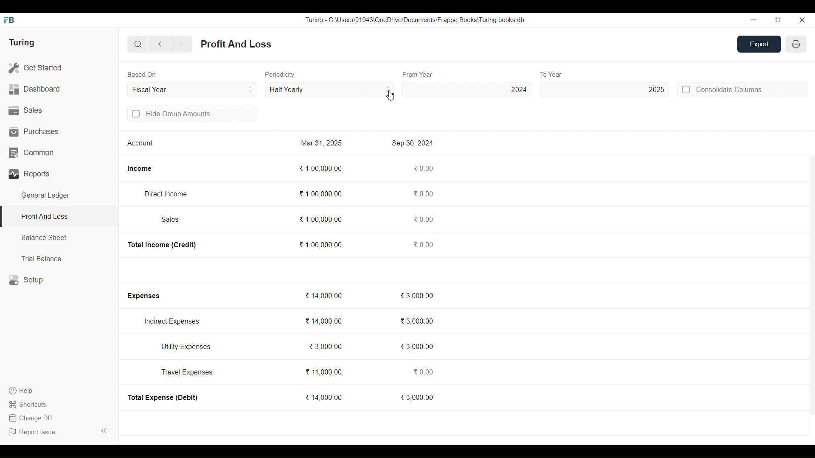 The height and width of the screenshot is (458, 815). What do you see at coordinates (320, 194) in the screenshot?
I see `1,00,000.00` at bounding box center [320, 194].